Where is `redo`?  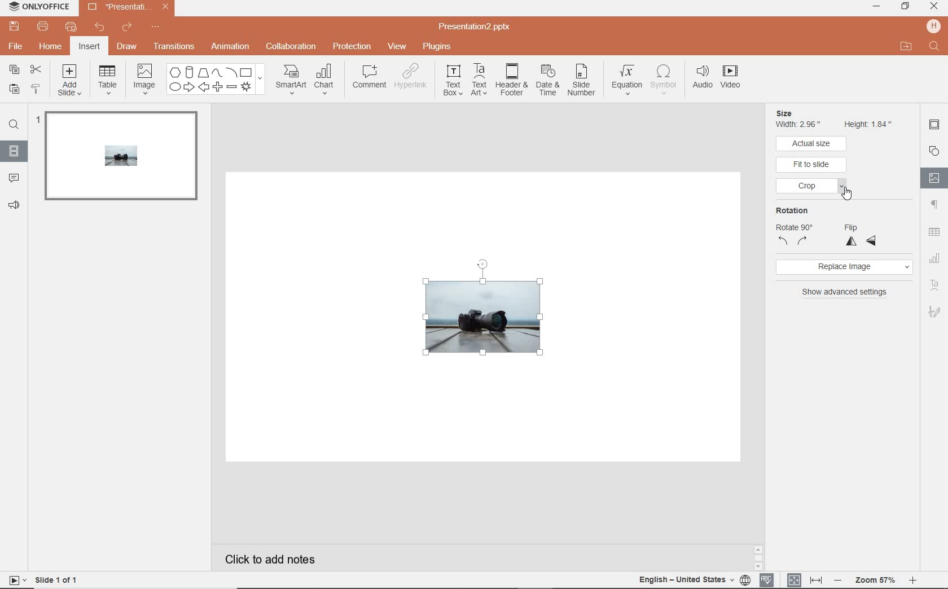
redo is located at coordinates (128, 29).